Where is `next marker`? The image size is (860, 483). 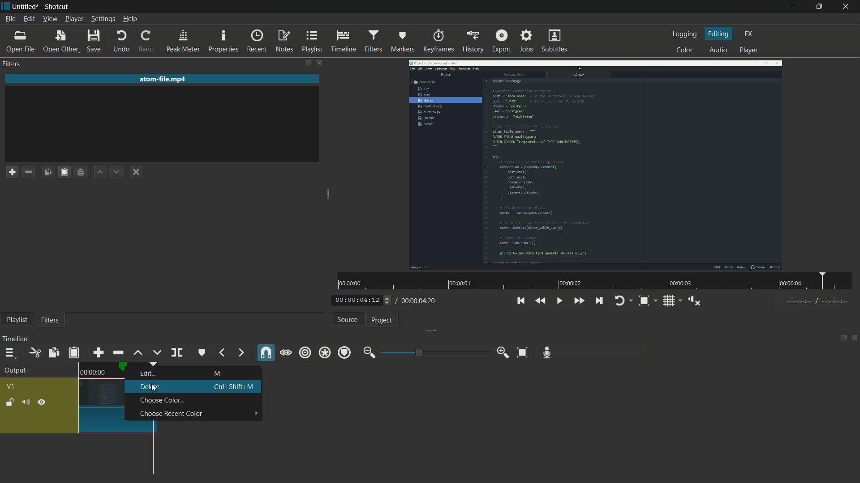 next marker is located at coordinates (241, 352).